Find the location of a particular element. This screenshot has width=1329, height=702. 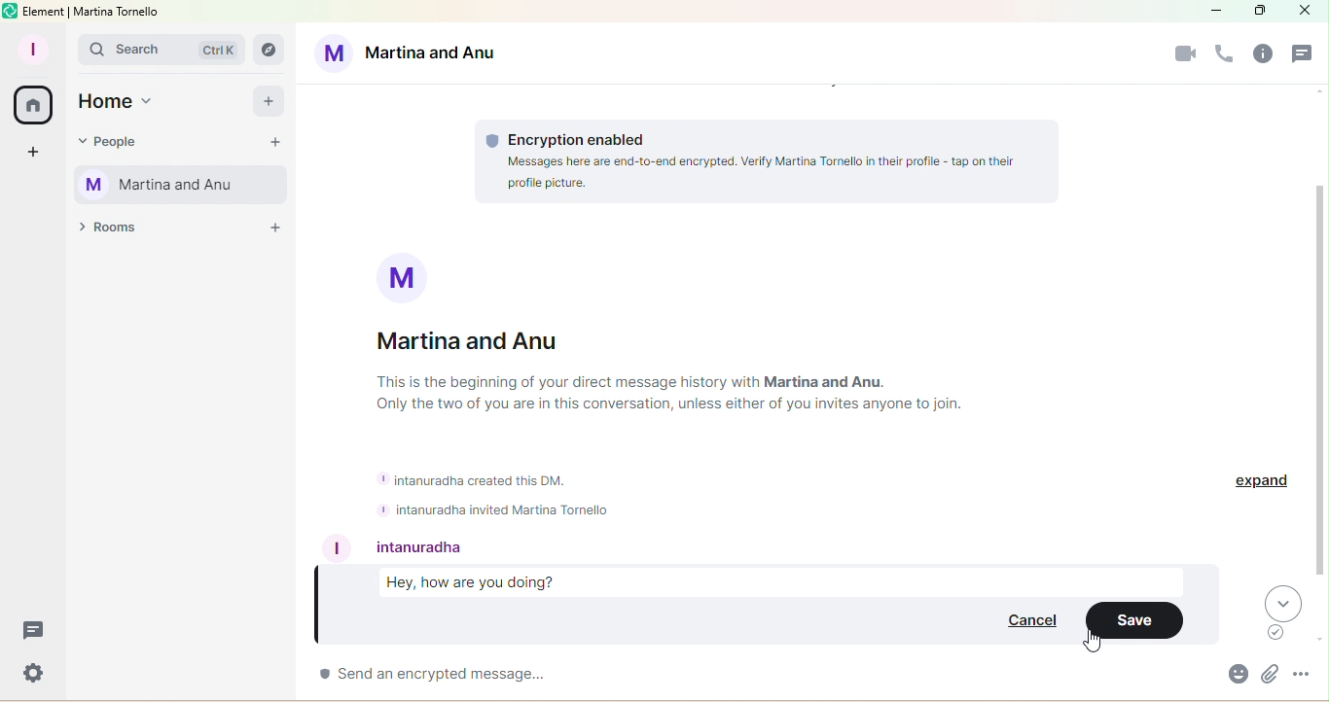

intanuradha created this DM. is located at coordinates (479, 480).